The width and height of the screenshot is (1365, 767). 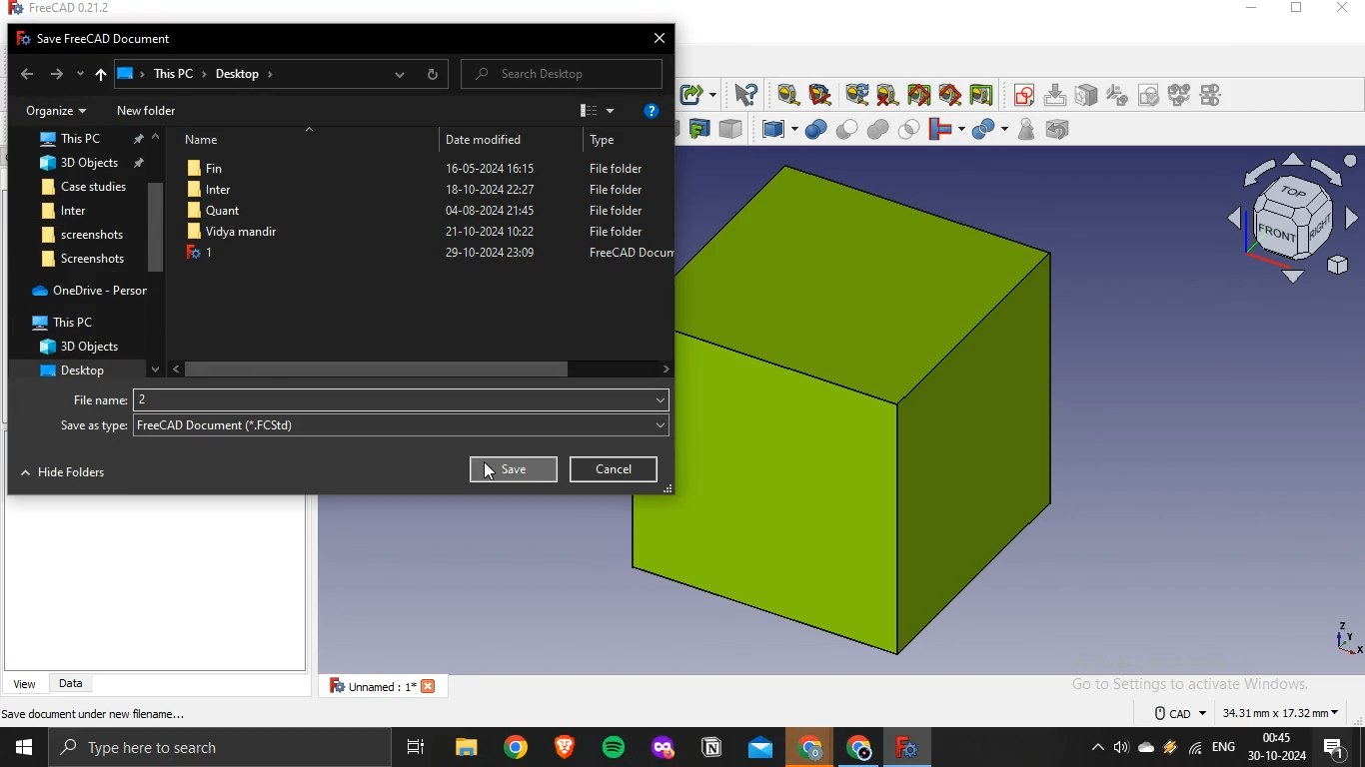 What do you see at coordinates (79, 72) in the screenshot?
I see `recent locations` at bounding box center [79, 72].